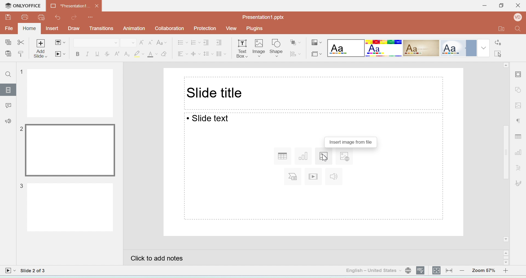  Describe the element at coordinates (296, 40) in the screenshot. I see `Arrange shape` at that location.